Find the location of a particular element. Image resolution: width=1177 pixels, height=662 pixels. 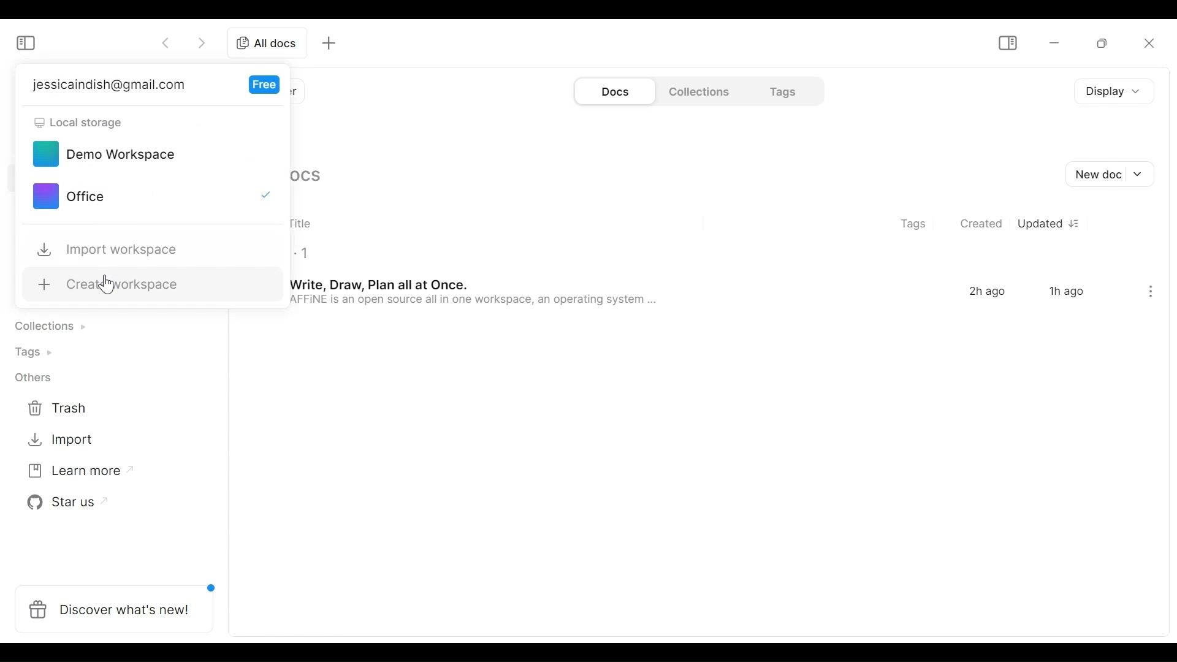

Close is located at coordinates (1149, 42).